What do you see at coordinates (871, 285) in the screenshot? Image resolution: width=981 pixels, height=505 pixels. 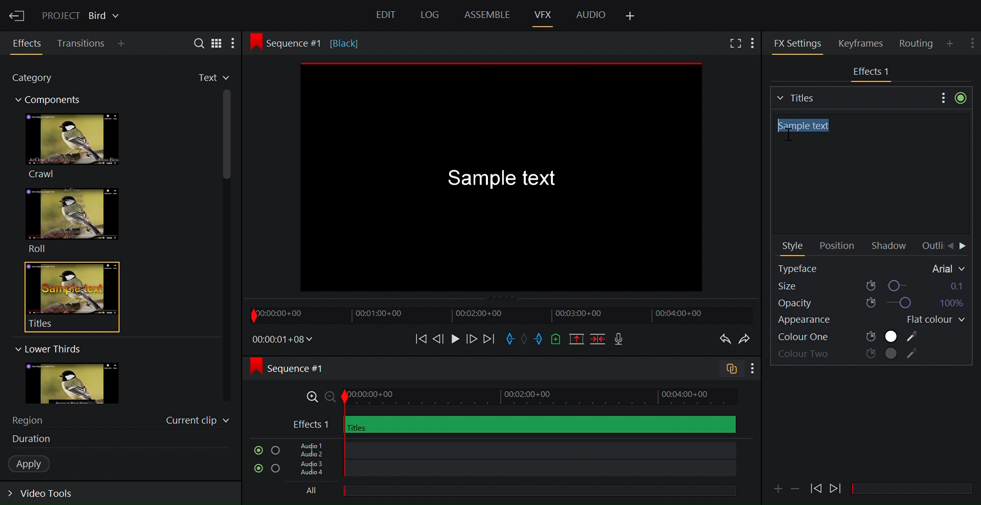 I see `Size` at bounding box center [871, 285].